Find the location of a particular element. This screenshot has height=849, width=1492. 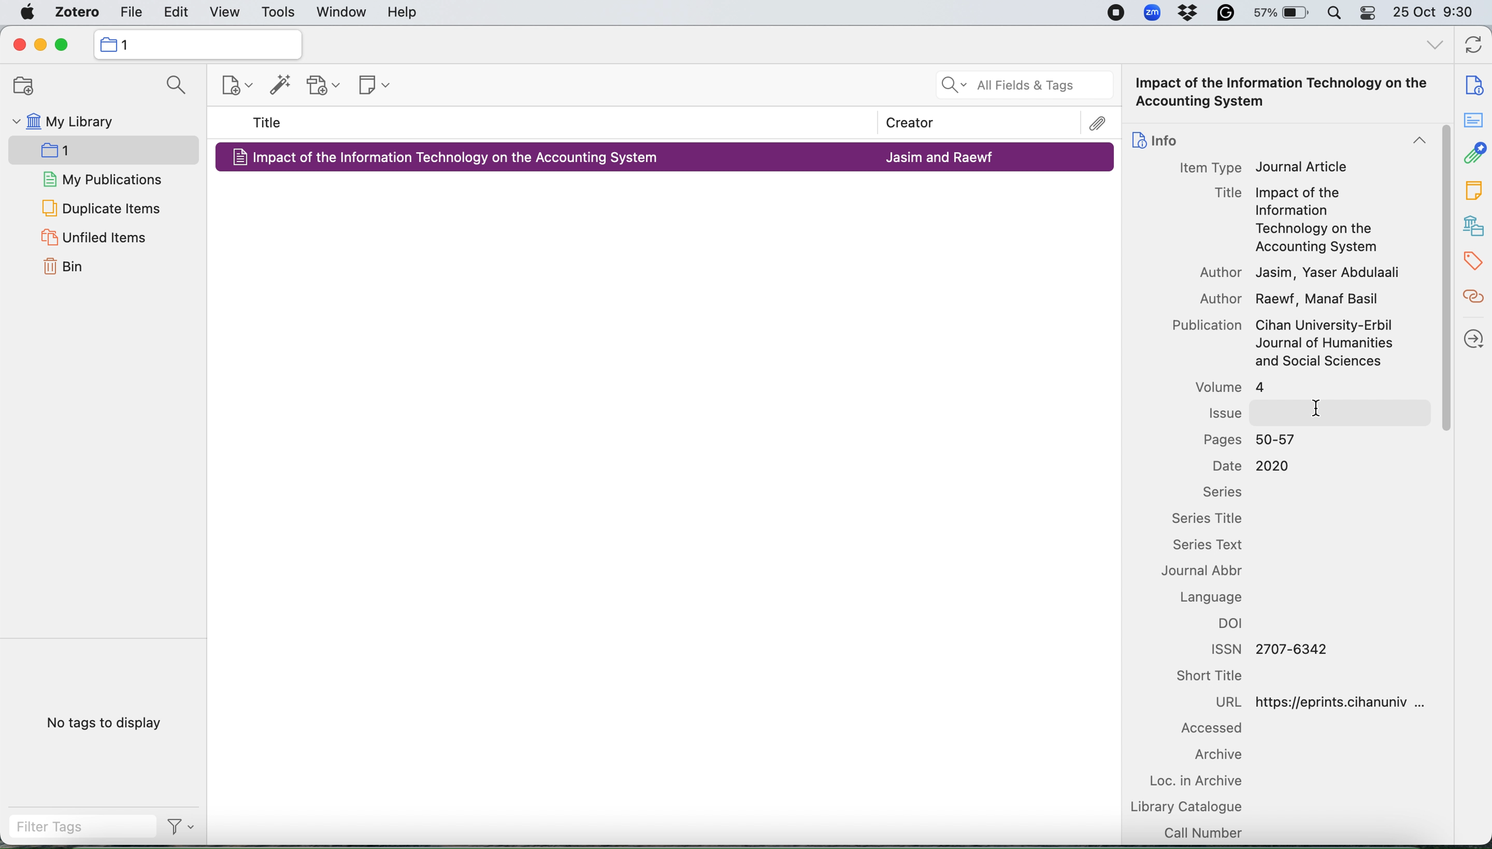

url is located at coordinates (1330, 701).